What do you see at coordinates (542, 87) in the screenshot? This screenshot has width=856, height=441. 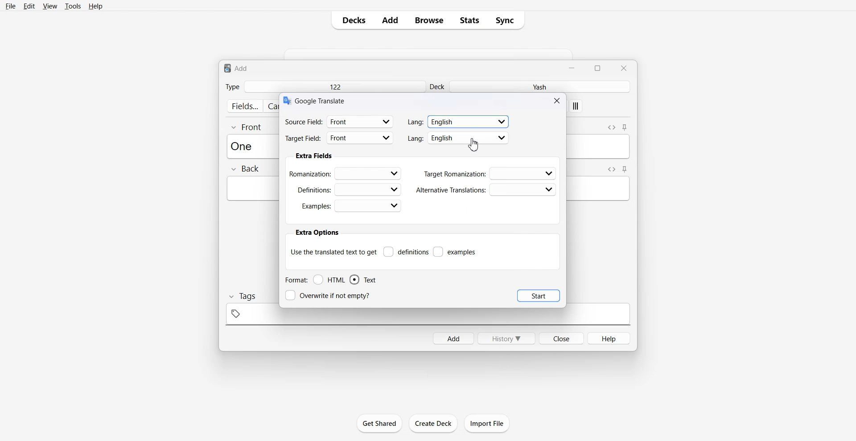 I see `Yash` at bounding box center [542, 87].